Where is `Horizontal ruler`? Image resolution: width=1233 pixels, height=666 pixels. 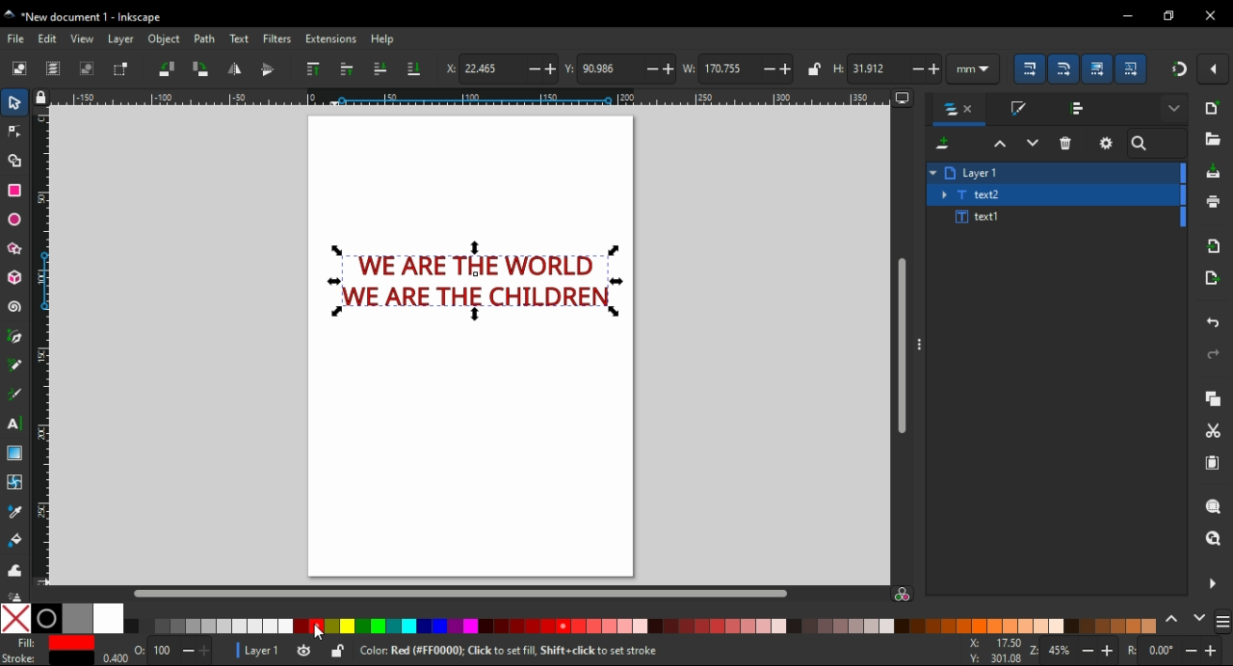
Horizontal ruler is located at coordinates (472, 98).